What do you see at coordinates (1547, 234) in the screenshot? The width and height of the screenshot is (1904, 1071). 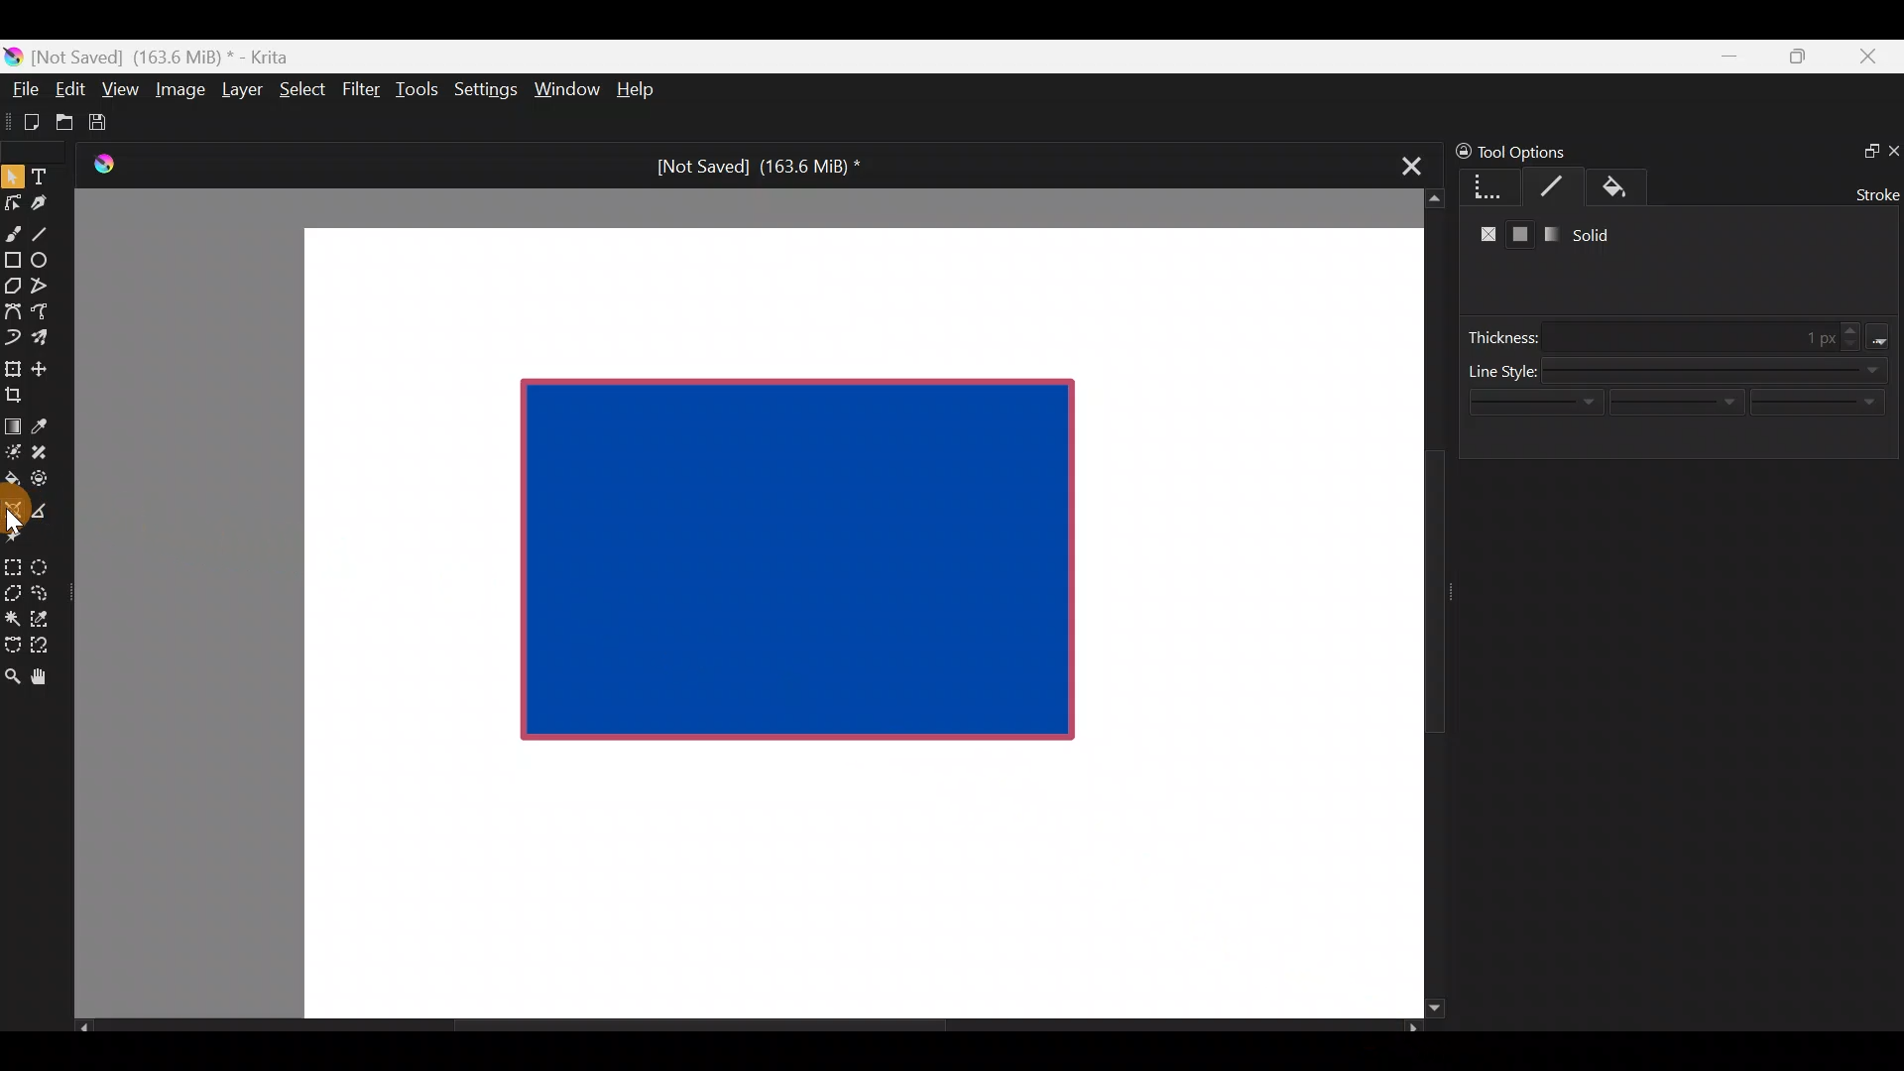 I see `Gradient fill` at bounding box center [1547, 234].